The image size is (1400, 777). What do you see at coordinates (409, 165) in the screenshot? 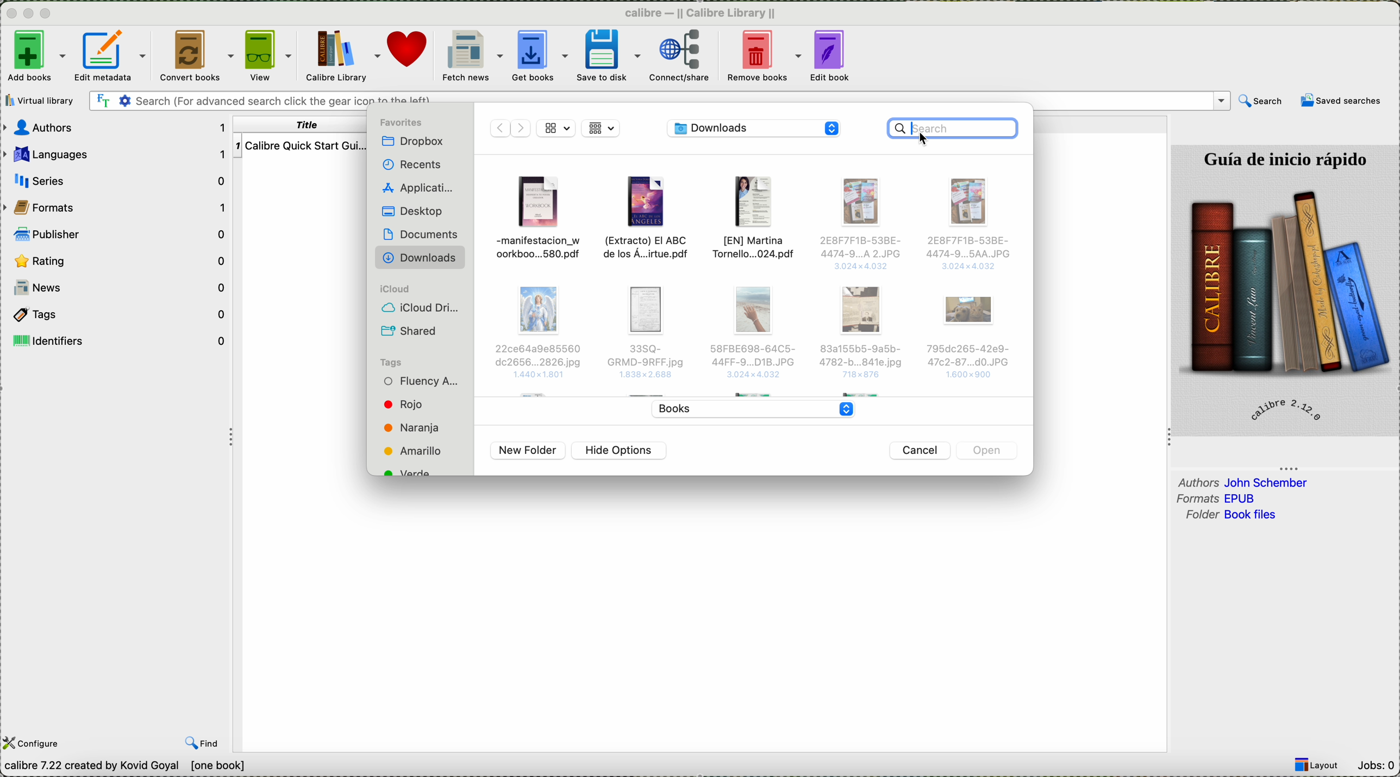
I see `recents` at bounding box center [409, 165].